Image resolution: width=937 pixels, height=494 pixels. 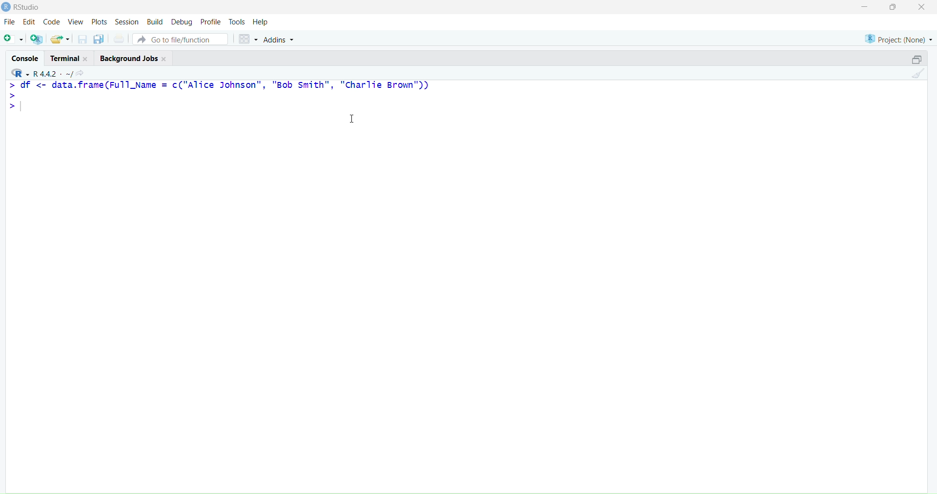 I want to click on Open an existing file (Ctrl + O), so click(x=61, y=39).